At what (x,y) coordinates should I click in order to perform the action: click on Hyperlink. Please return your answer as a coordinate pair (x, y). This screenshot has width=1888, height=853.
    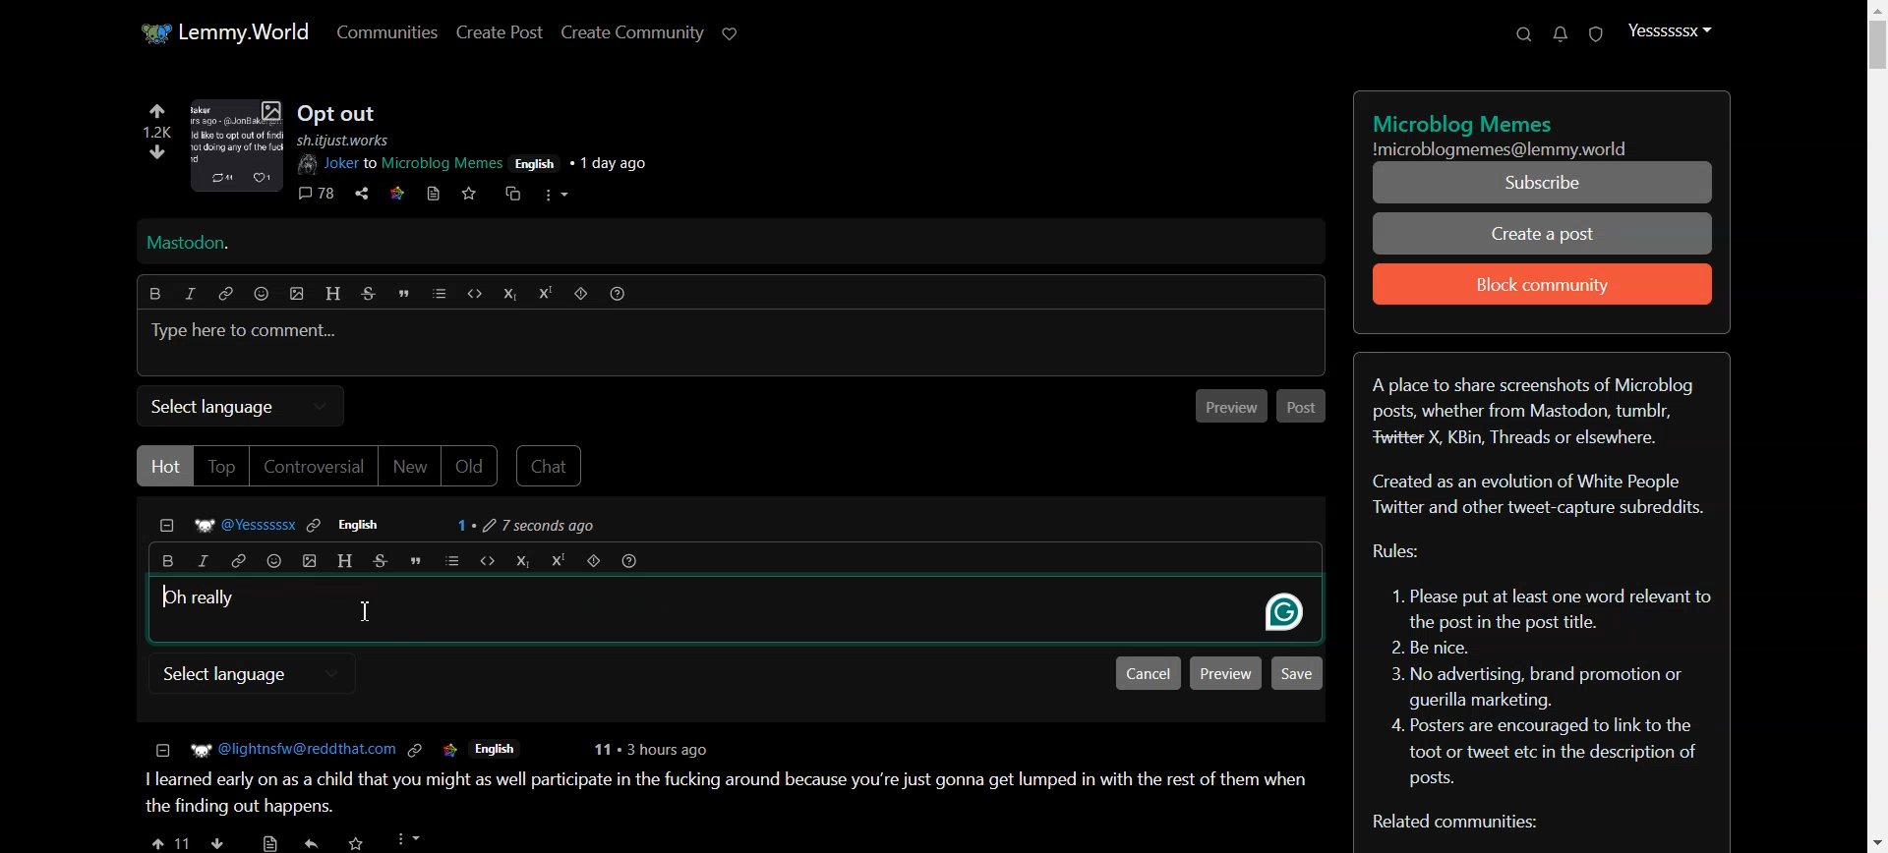
    Looking at the image, I should click on (227, 293).